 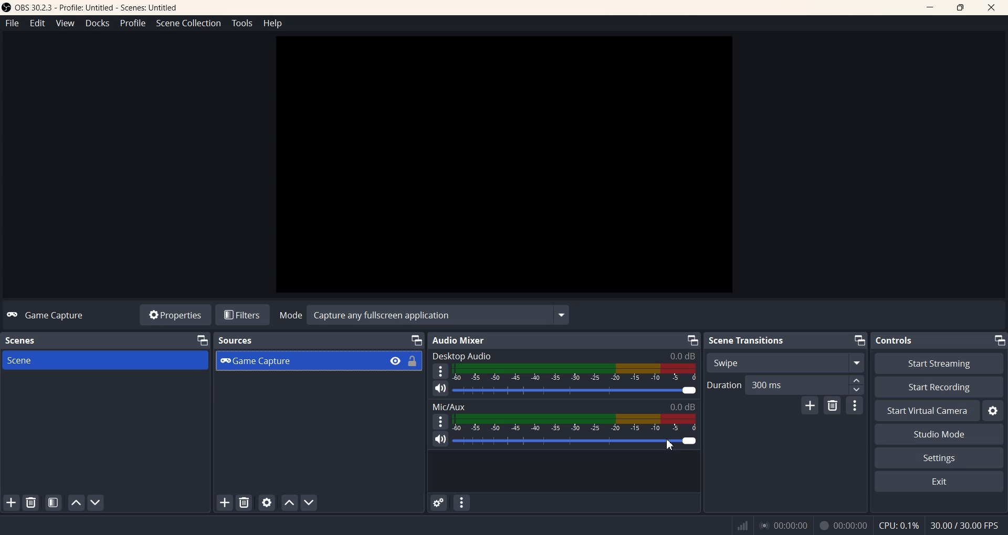 I want to click on Minimize, so click(x=928, y=8).